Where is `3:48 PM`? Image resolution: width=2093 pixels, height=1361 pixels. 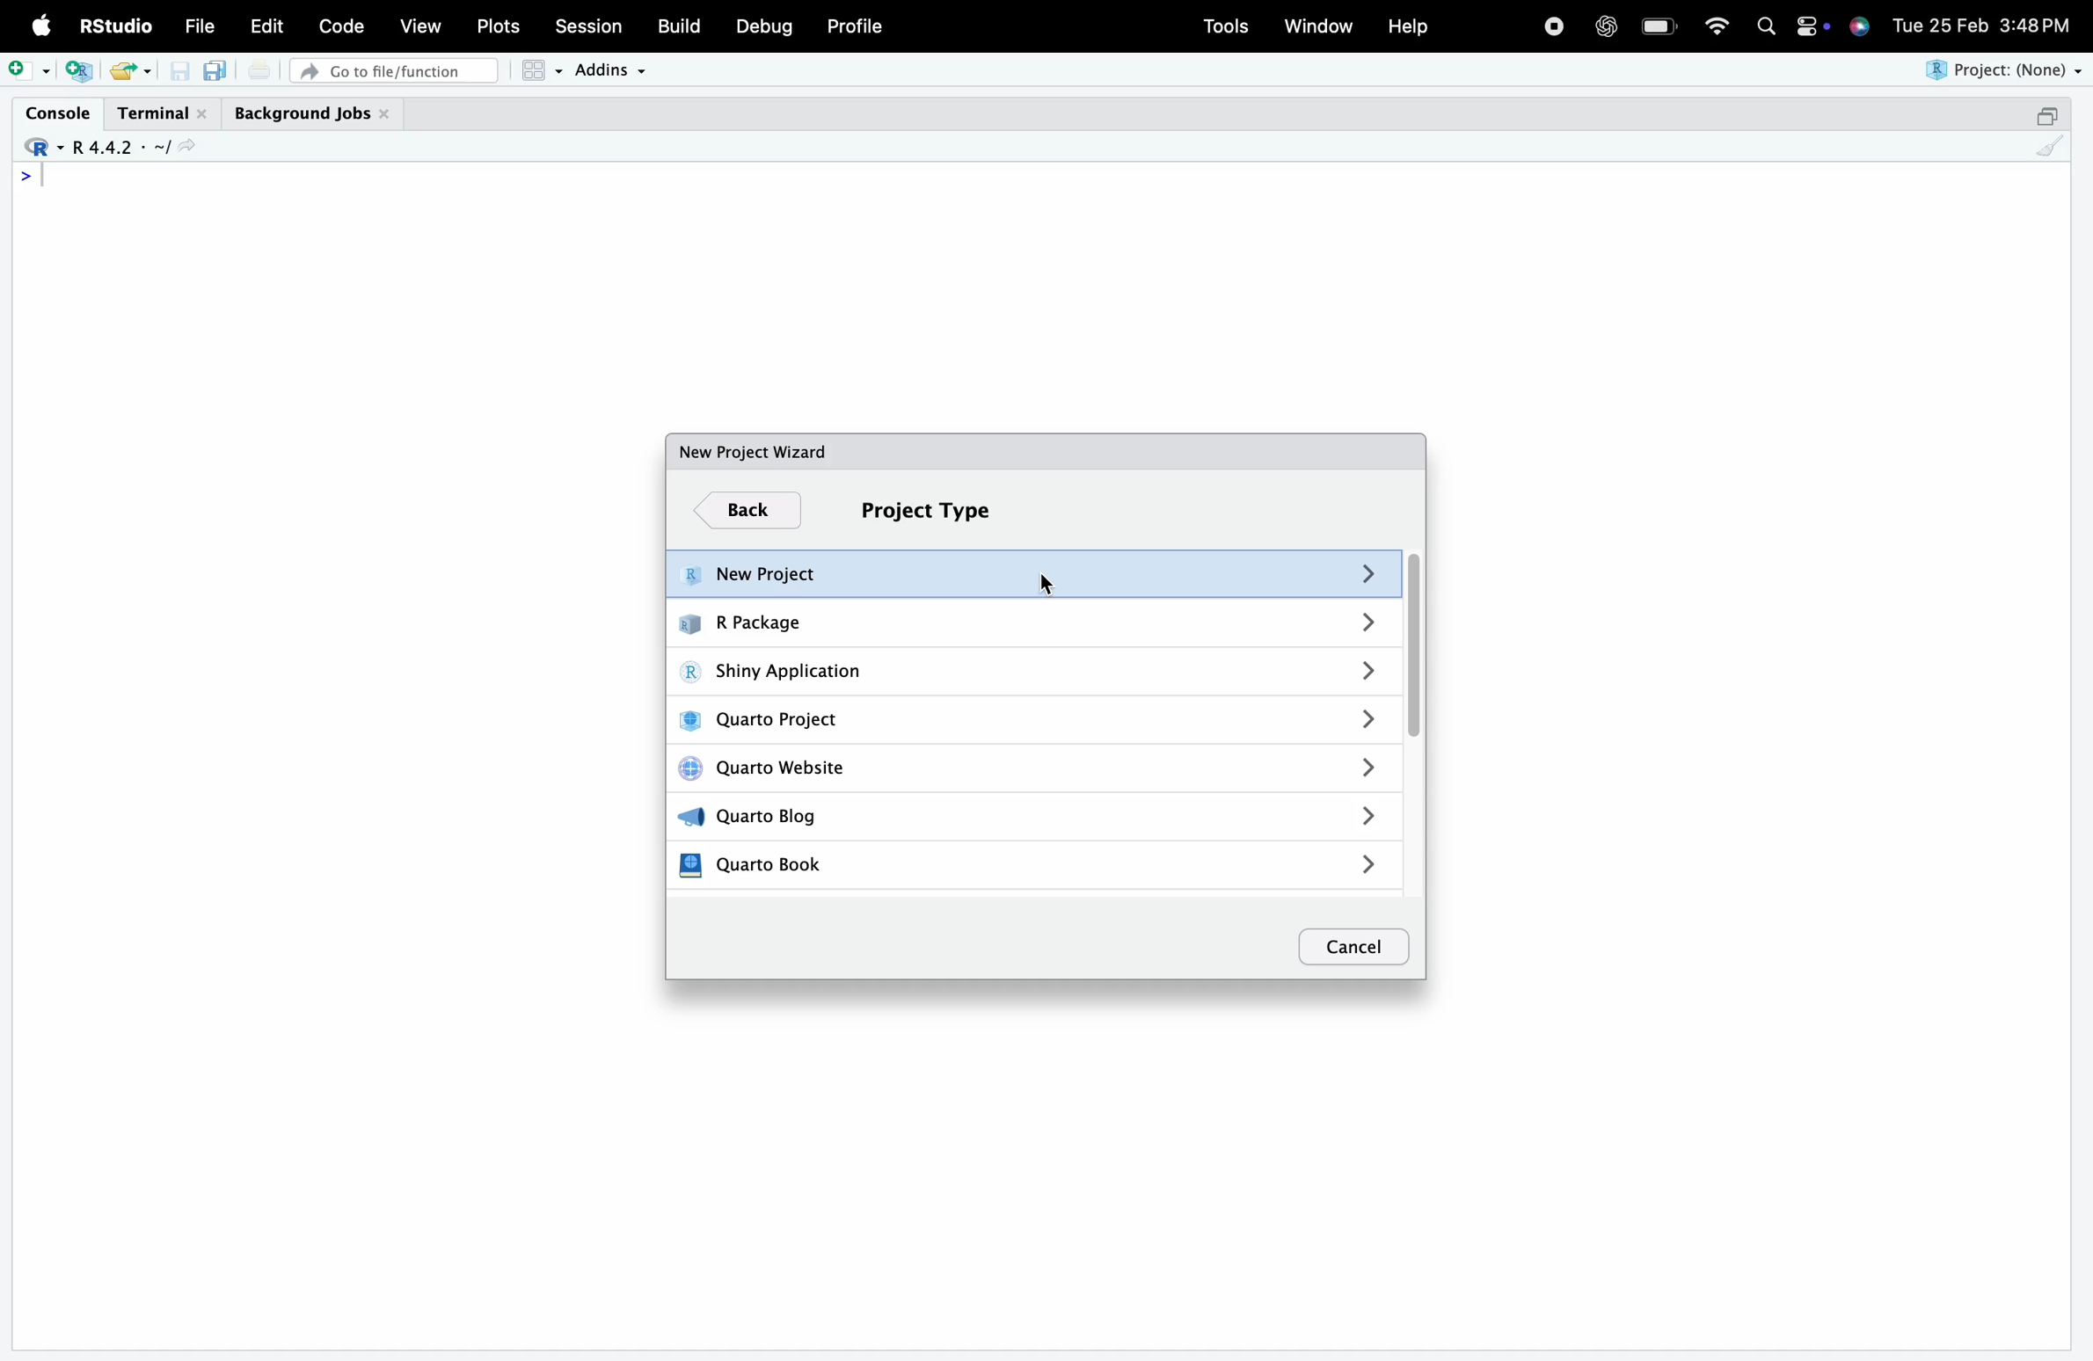
3:48 PM is located at coordinates (2036, 23).